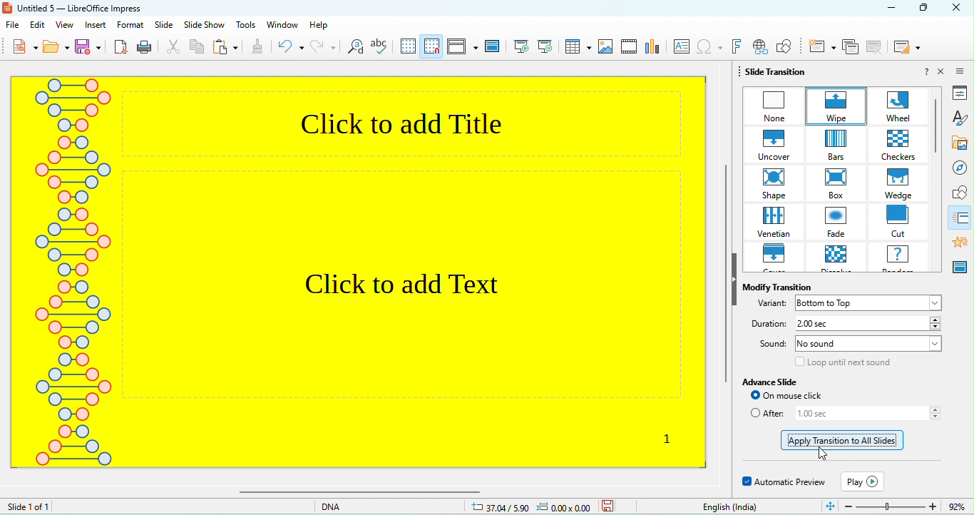 Image resolution: width=974 pixels, height=515 pixels. What do you see at coordinates (842, 259) in the screenshot?
I see `dissolve` at bounding box center [842, 259].